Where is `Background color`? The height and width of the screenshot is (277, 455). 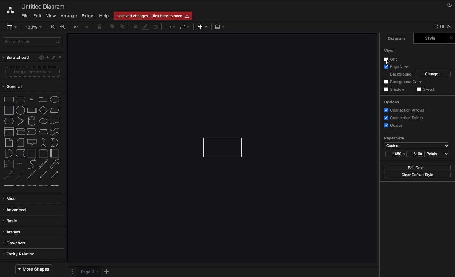
Background color is located at coordinates (404, 82).